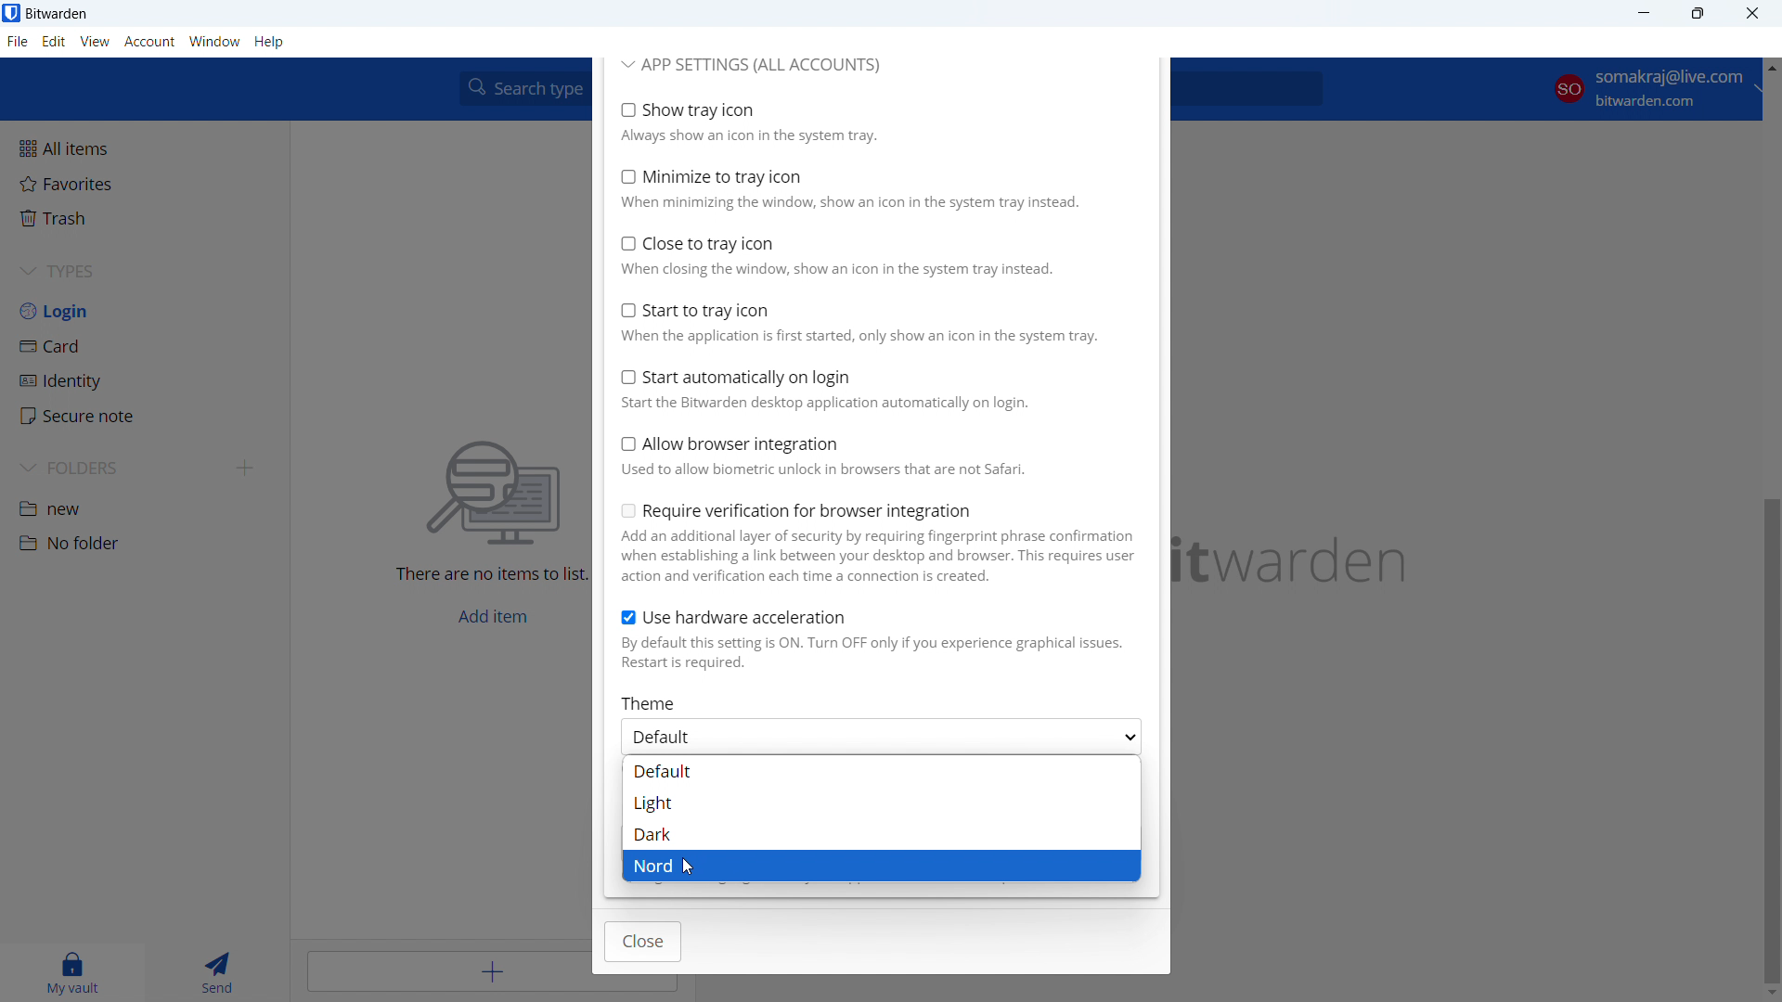  What do you see at coordinates (873, 255) in the screenshot?
I see `close to tray icon` at bounding box center [873, 255].